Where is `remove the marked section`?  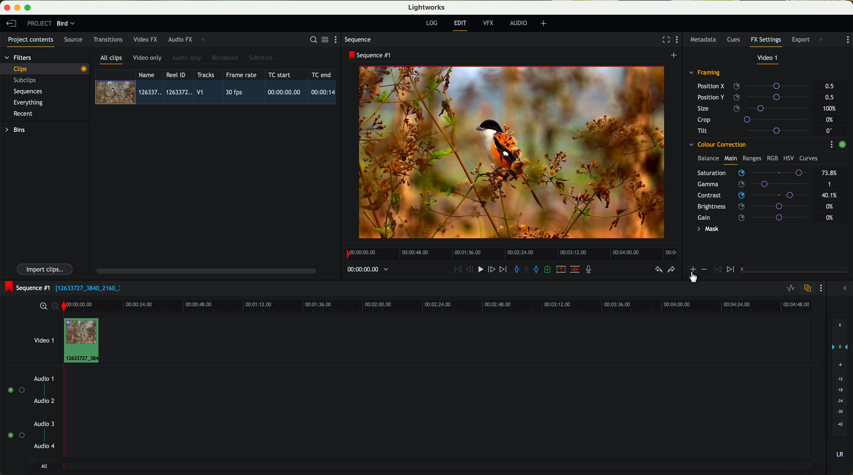
remove the marked section is located at coordinates (562, 269).